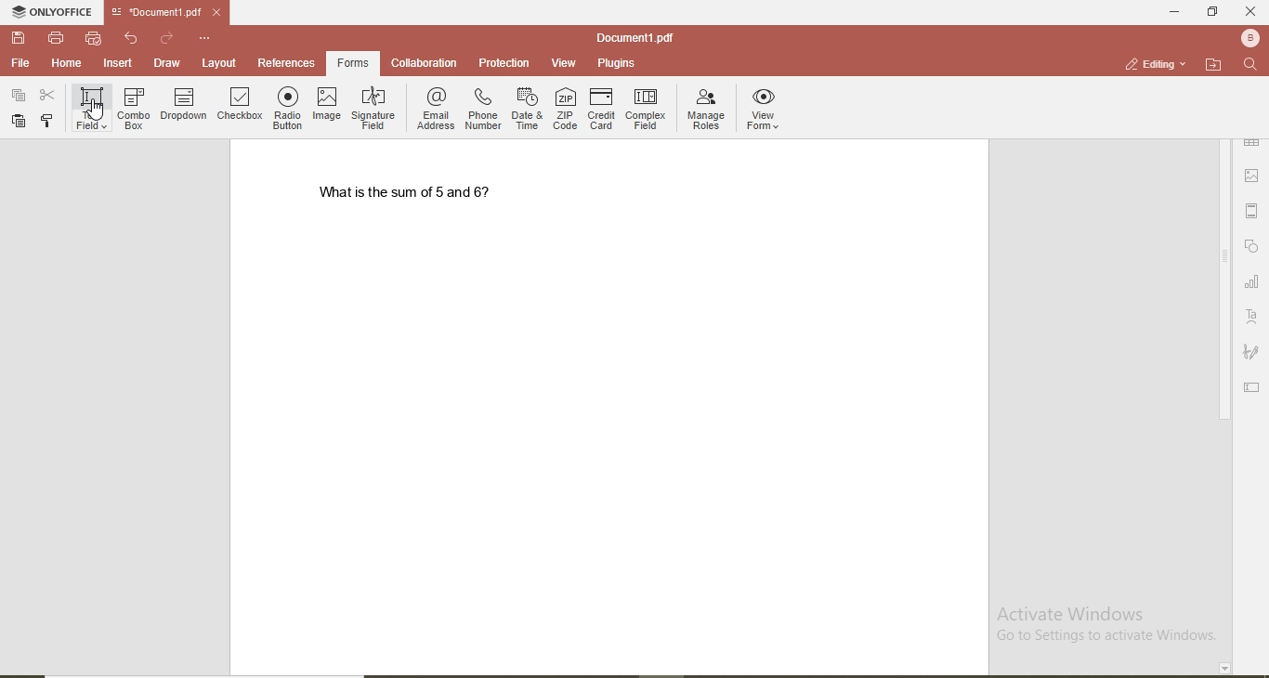  I want to click on paste, so click(18, 121).